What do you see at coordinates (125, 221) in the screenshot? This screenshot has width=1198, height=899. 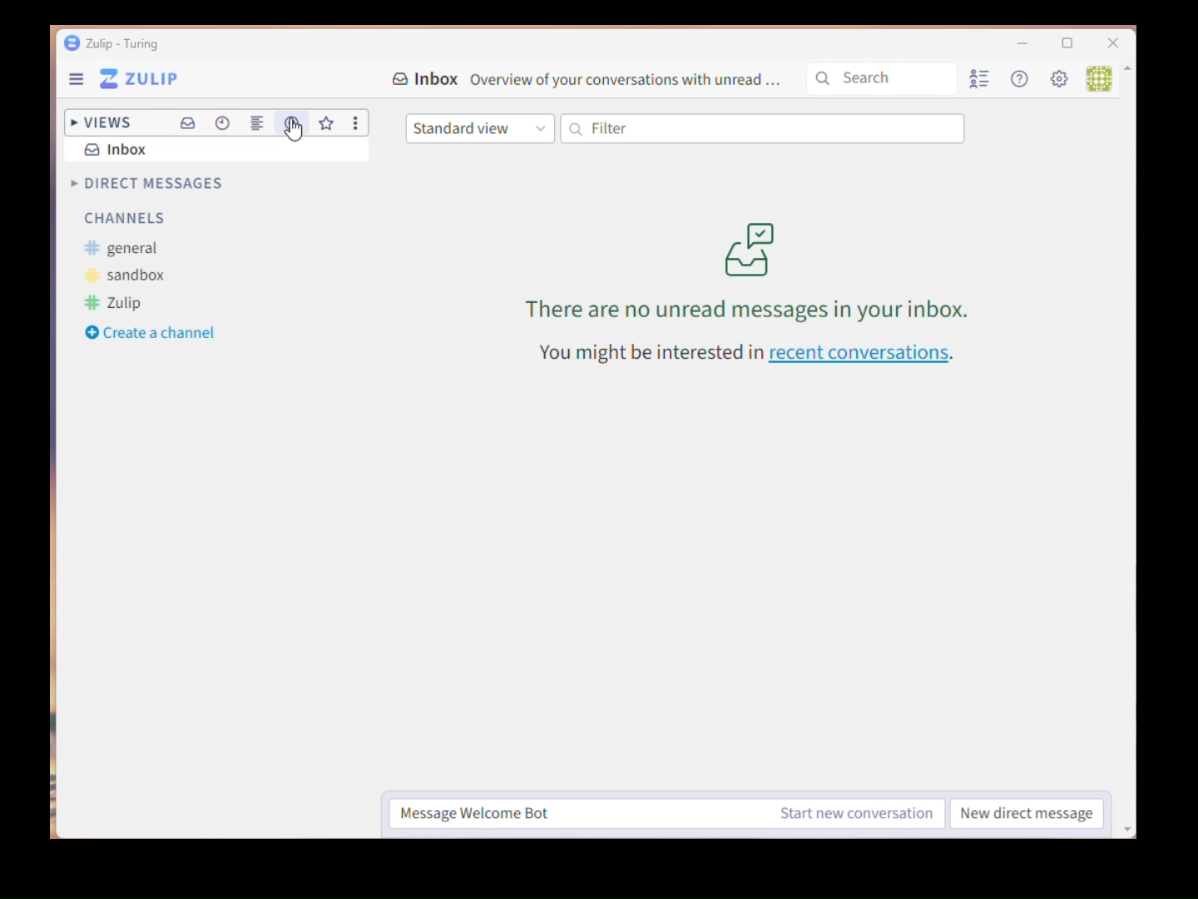 I see `Channels` at bounding box center [125, 221].